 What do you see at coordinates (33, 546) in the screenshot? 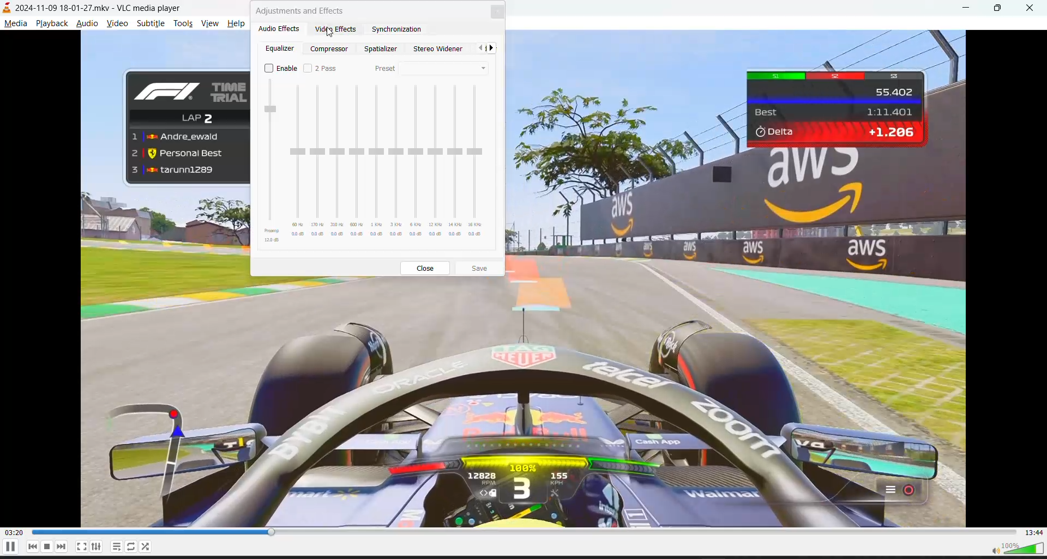
I see `previous` at bounding box center [33, 546].